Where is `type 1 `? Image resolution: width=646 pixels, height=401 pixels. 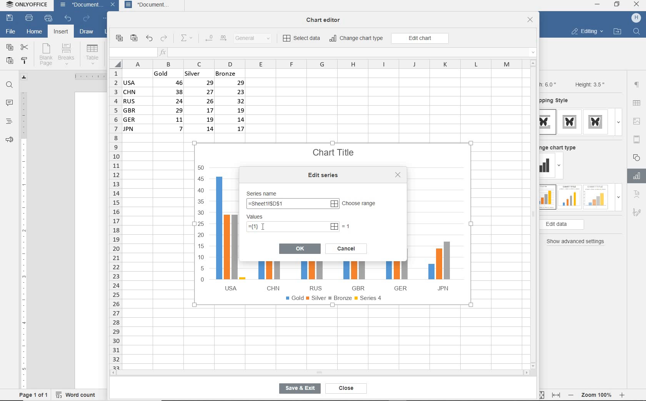
type 1  is located at coordinates (547, 197).